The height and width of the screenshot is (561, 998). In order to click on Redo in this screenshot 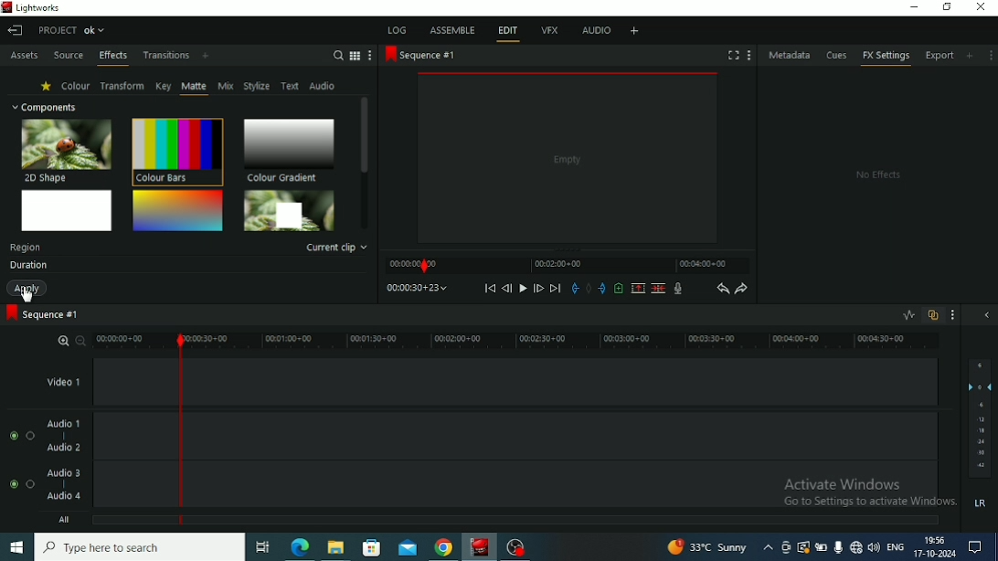, I will do `click(742, 288)`.